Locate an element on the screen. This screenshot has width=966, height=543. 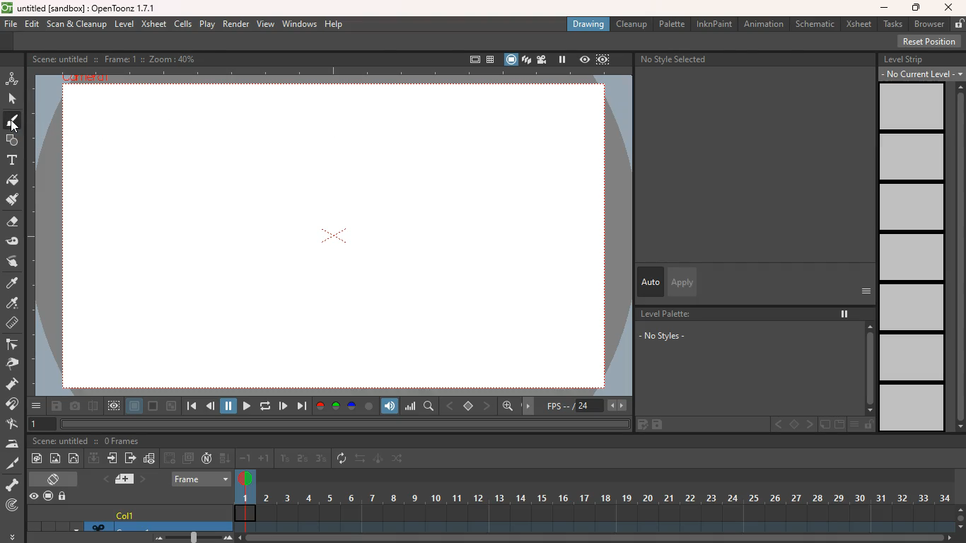
canvas is located at coordinates (336, 238).